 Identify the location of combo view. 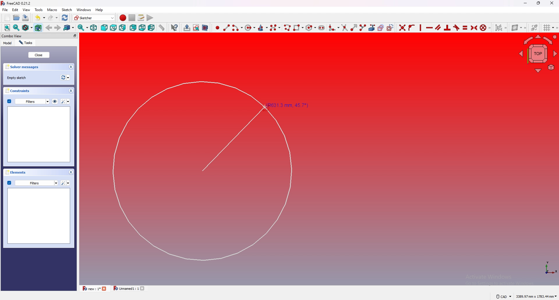
(25, 36).